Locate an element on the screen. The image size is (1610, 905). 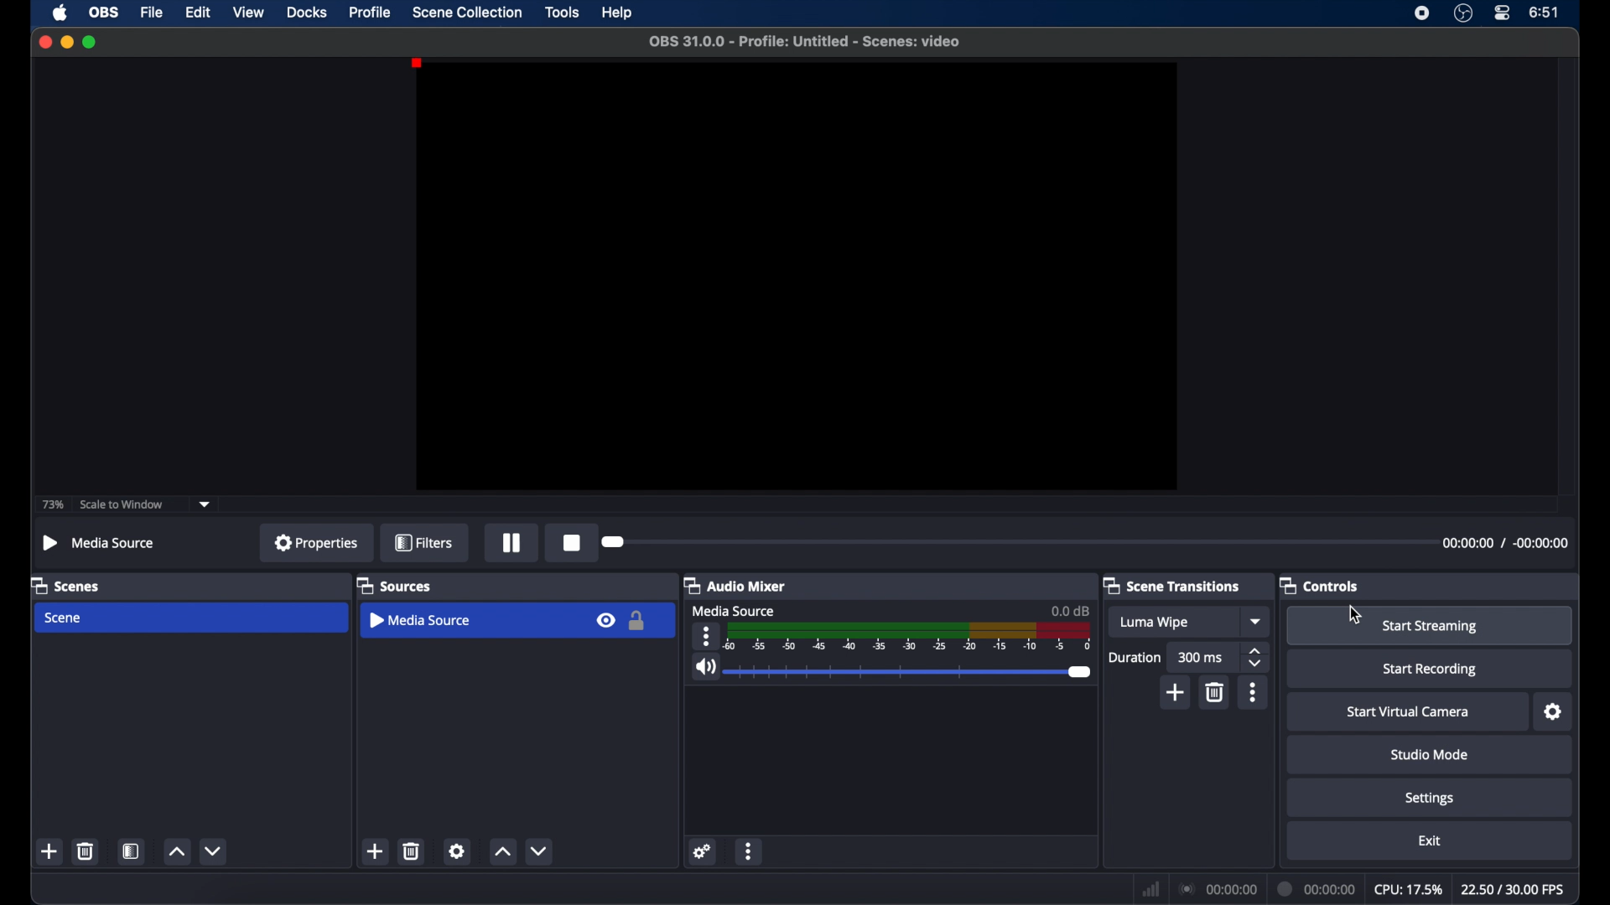
screen recorder icon is located at coordinates (1422, 13).